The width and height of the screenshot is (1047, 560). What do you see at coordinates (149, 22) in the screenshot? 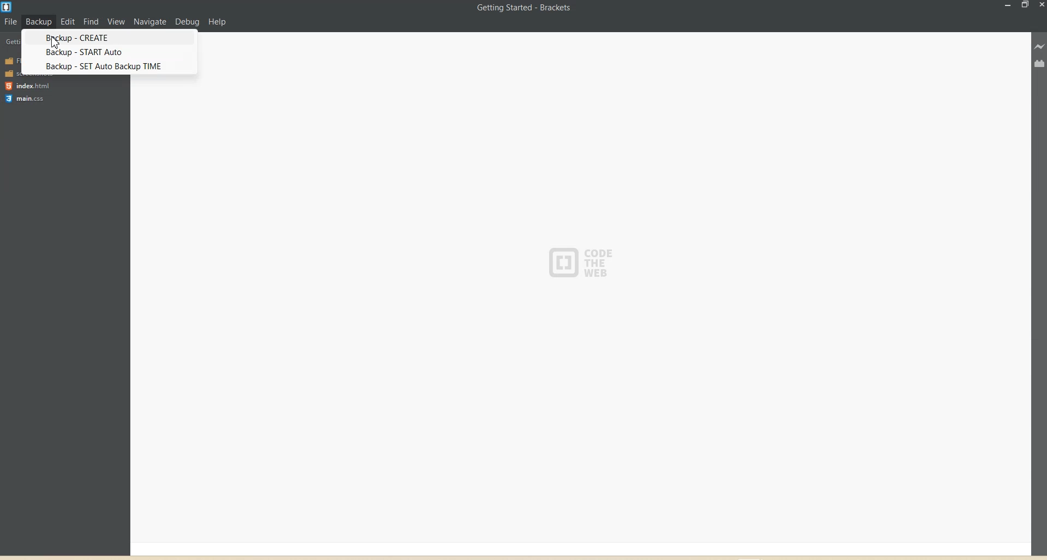
I see `Navigation` at bounding box center [149, 22].